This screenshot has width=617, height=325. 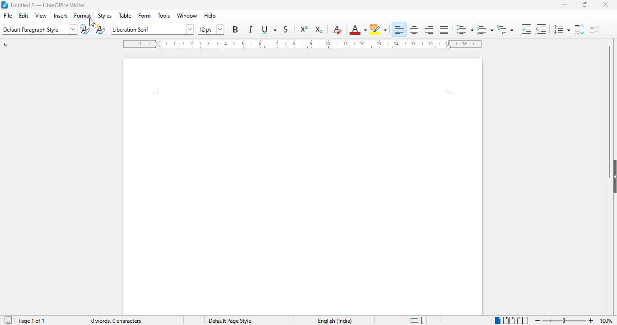 I want to click on click to save document, so click(x=9, y=320).